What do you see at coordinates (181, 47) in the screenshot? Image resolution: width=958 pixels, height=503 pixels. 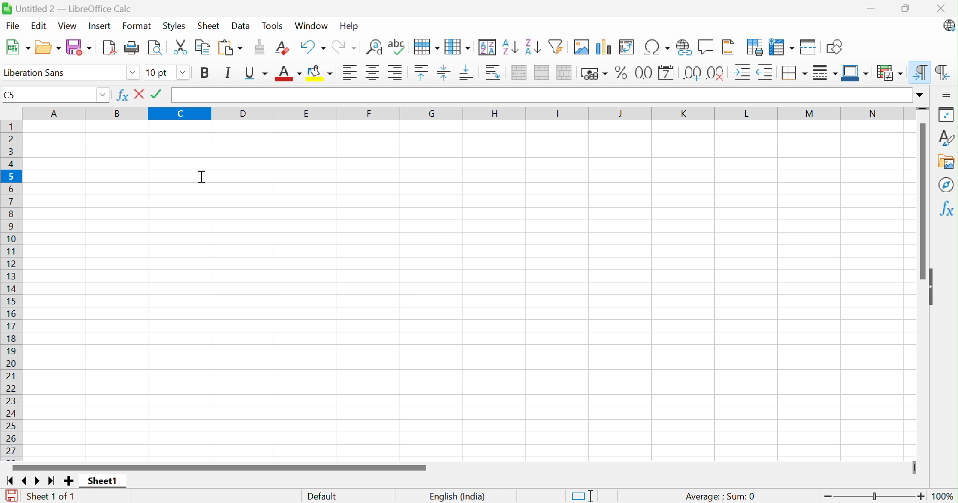 I see `Cut` at bounding box center [181, 47].